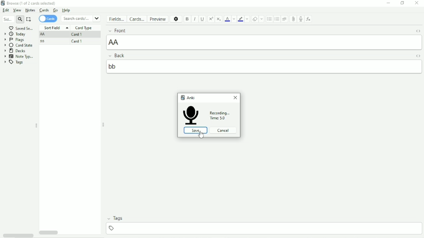 The image size is (424, 238). I want to click on Underline, so click(203, 19).